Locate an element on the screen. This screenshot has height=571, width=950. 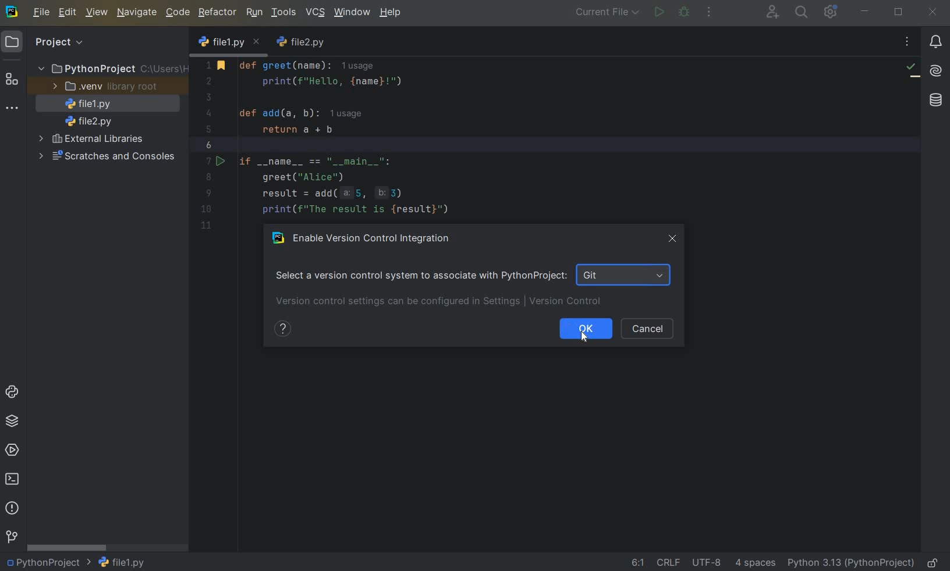
line separator is located at coordinates (669, 561).